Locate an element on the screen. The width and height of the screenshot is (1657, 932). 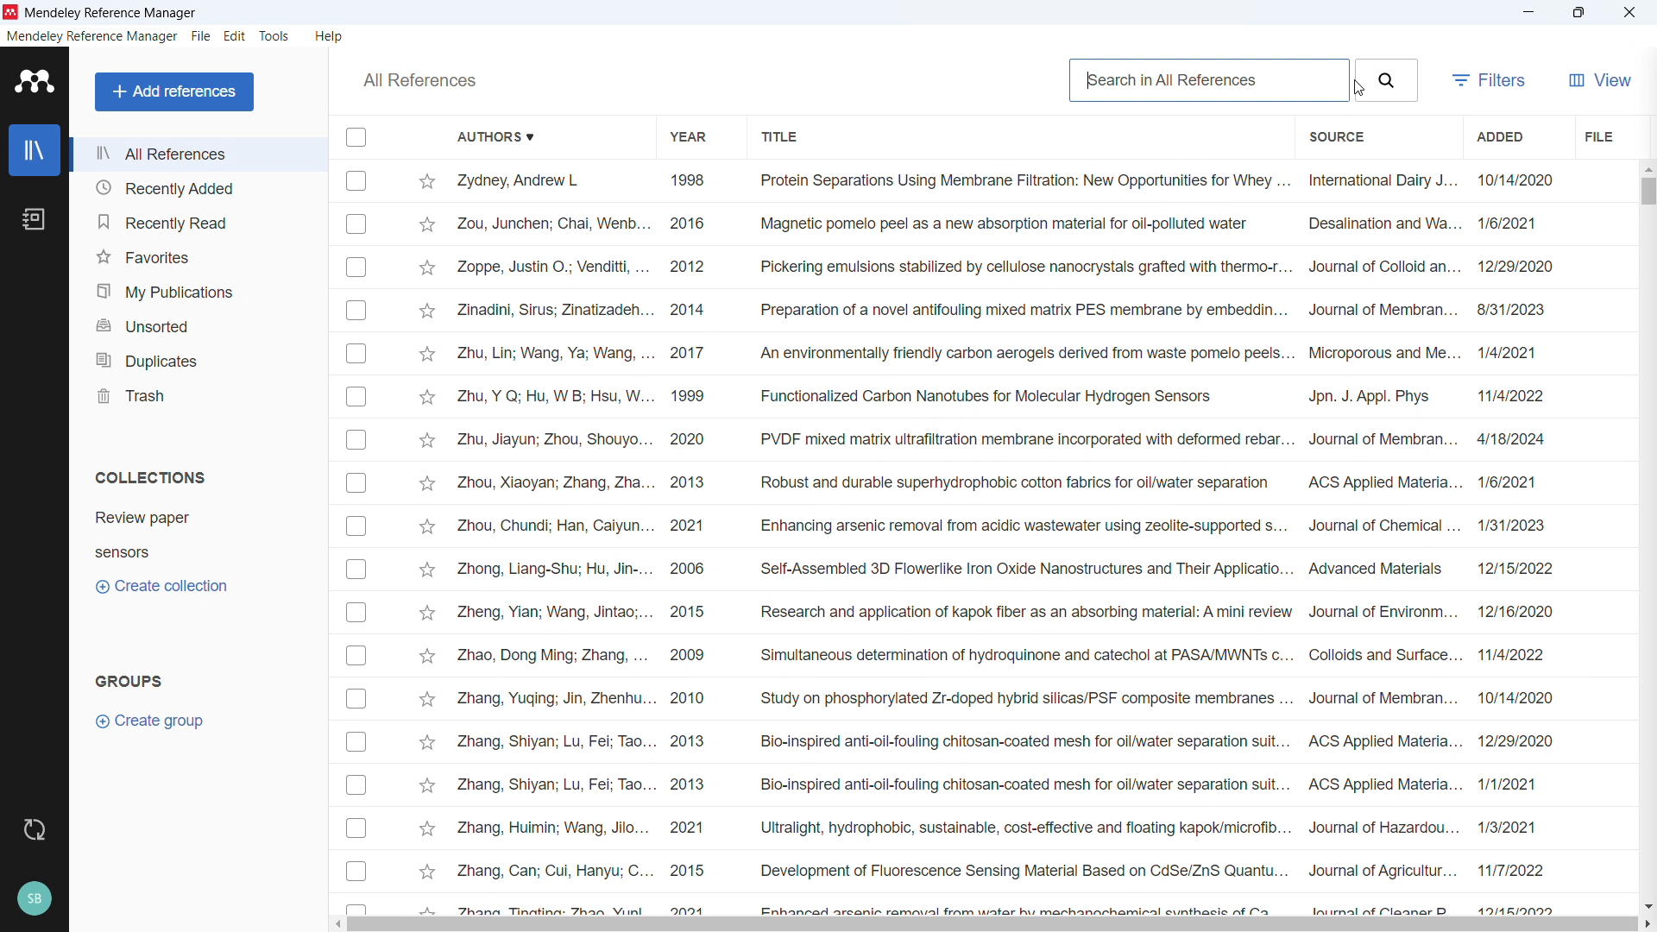
Authors of individual entries  is located at coordinates (556, 540).